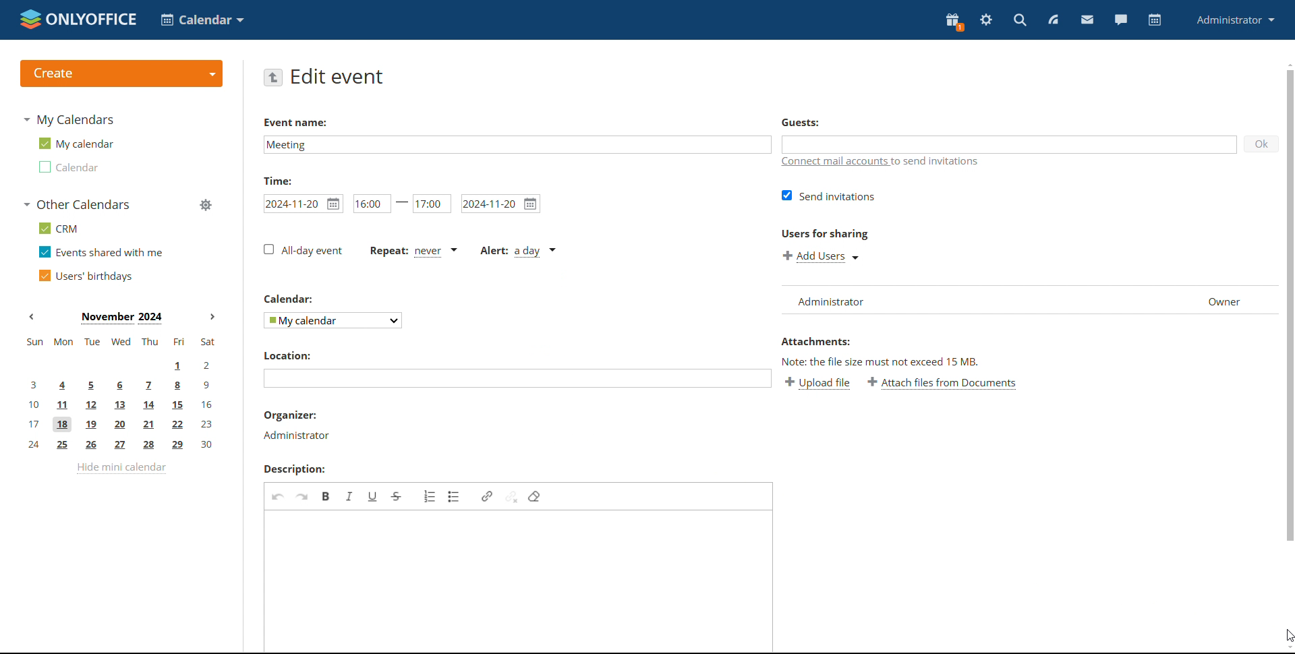 This screenshot has width=1295, height=654. What do you see at coordinates (278, 496) in the screenshot?
I see `undo` at bounding box center [278, 496].